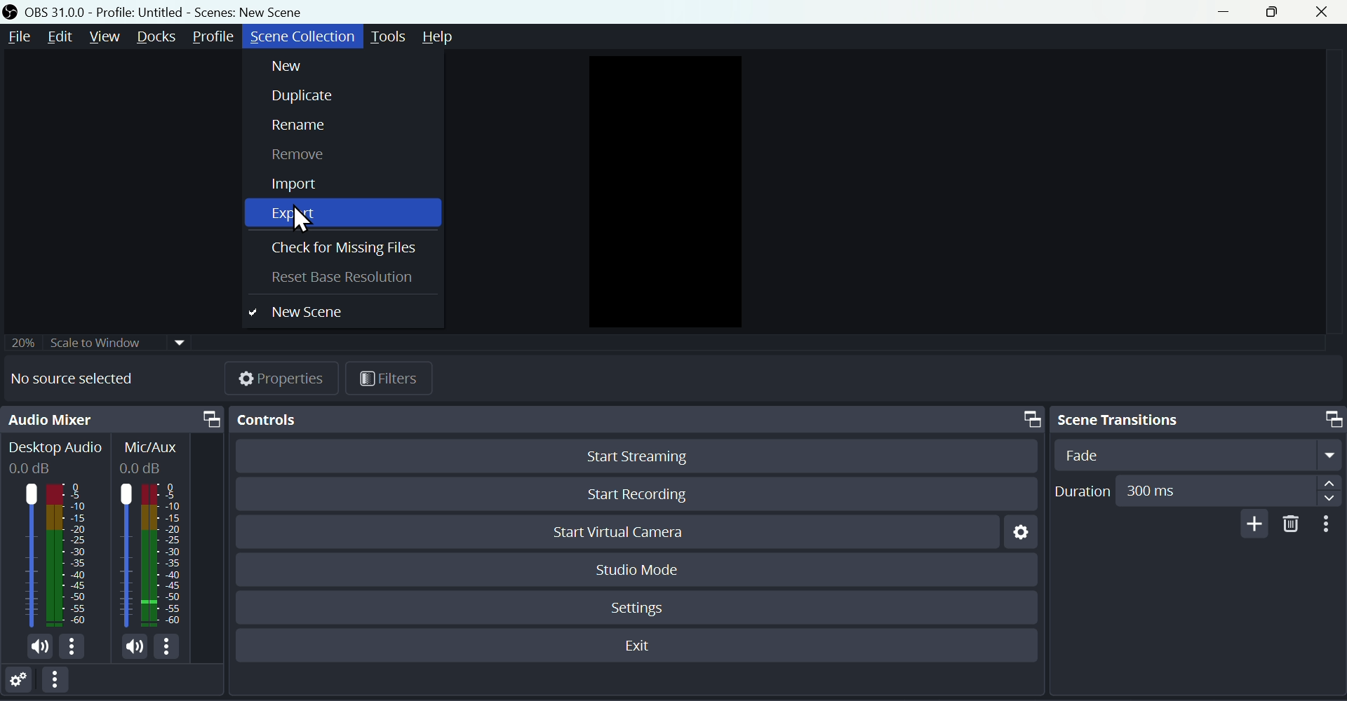  What do you see at coordinates (84, 379) in the screenshot?
I see `No source selected` at bounding box center [84, 379].